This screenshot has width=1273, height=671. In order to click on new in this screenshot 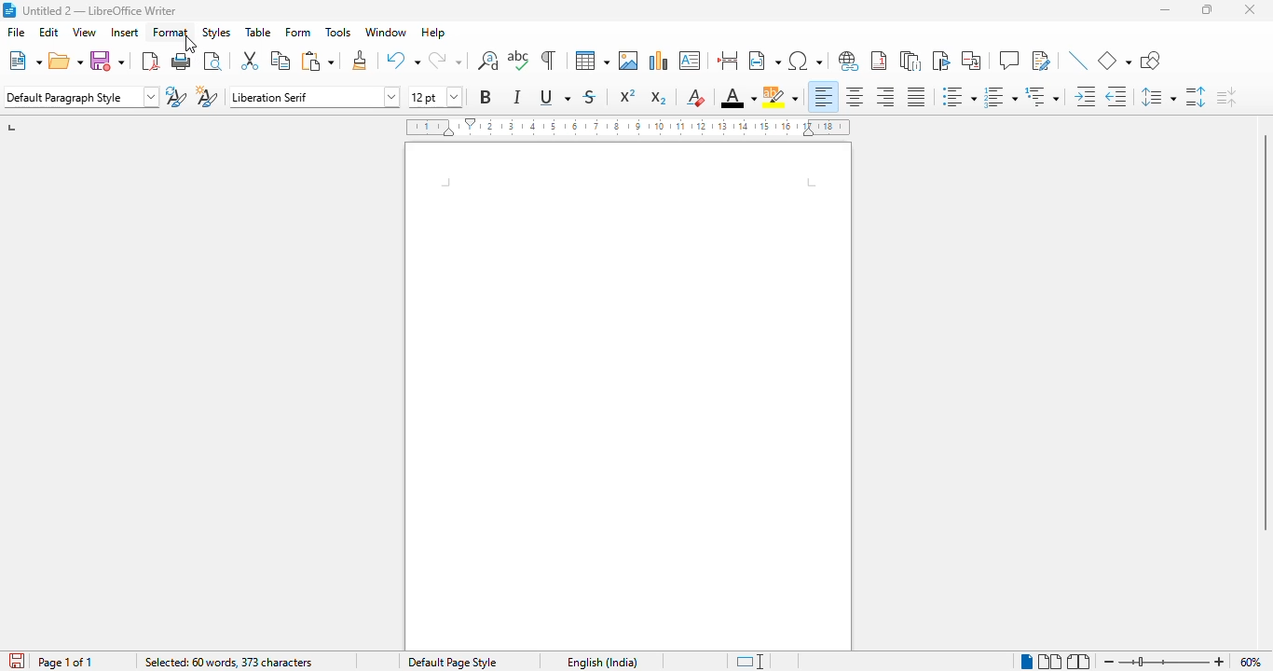, I will do `click(25, 61)`.